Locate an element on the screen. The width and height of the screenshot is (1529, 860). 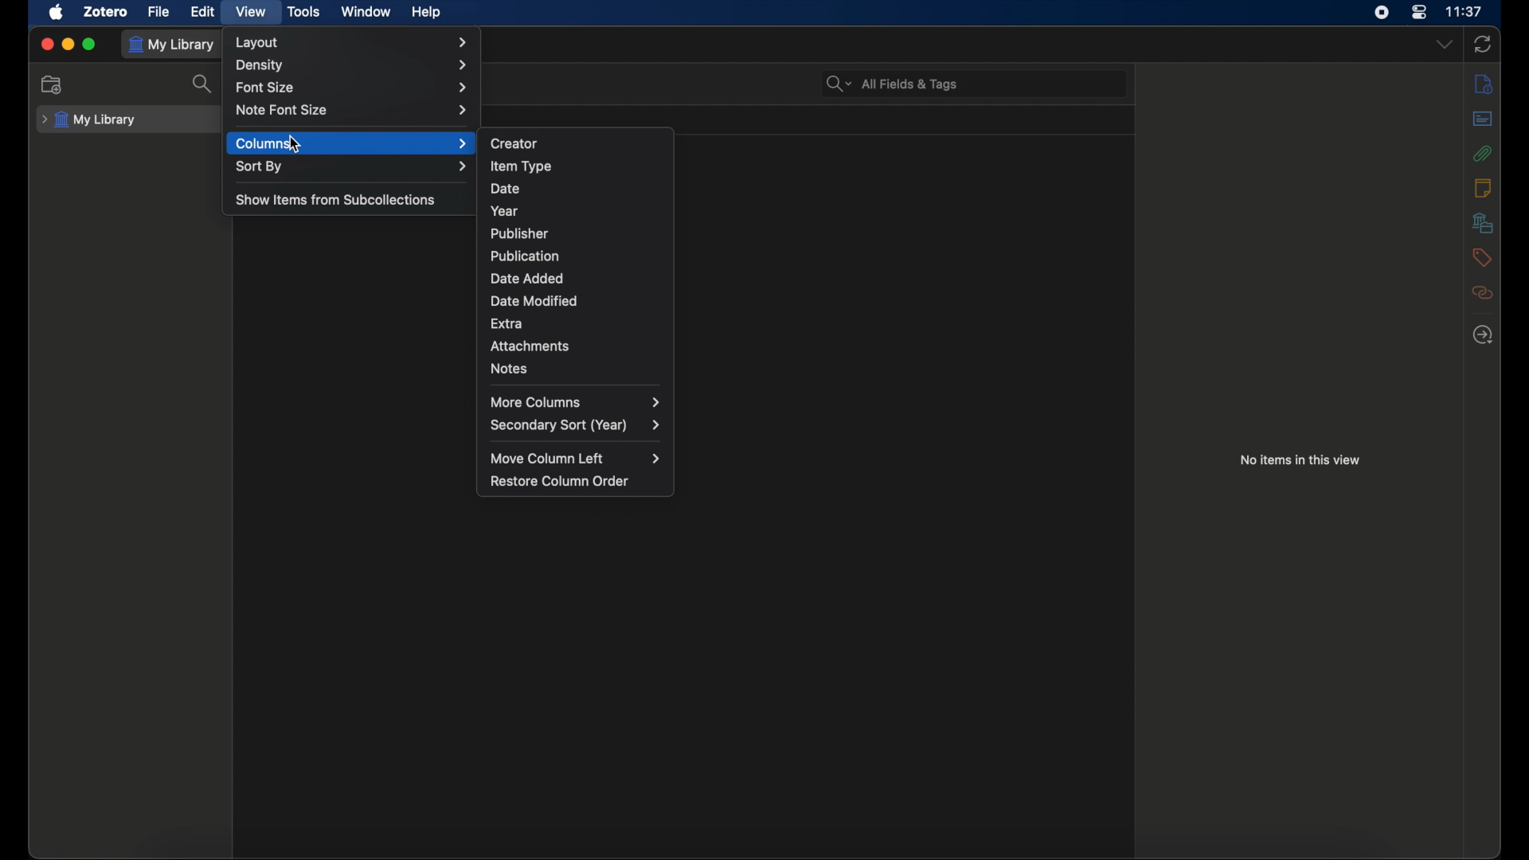
creator is located at coordinates (515, 142).